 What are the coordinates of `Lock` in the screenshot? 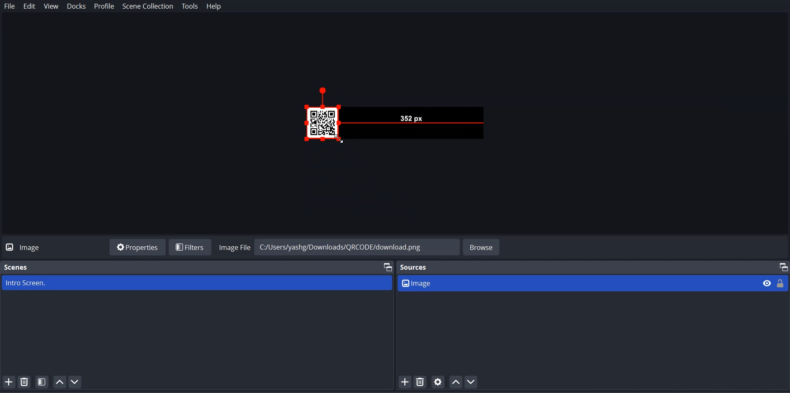 It's located at (781, 282).